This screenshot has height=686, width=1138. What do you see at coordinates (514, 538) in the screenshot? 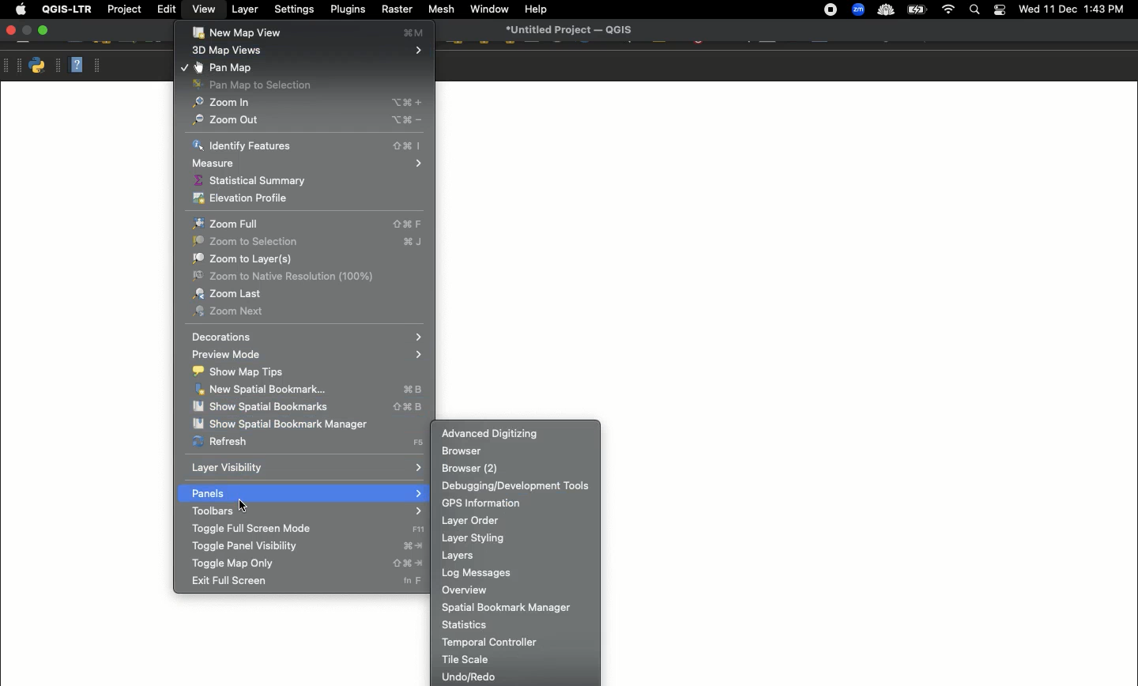
I see `Layer styling` at bounding box center [514, 538].